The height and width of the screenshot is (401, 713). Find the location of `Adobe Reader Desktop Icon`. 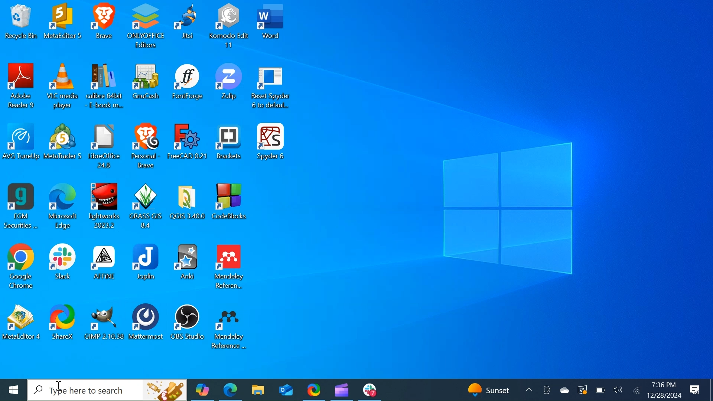

Adobe Reader Desktop Icon is located at coordinates (20, 88).